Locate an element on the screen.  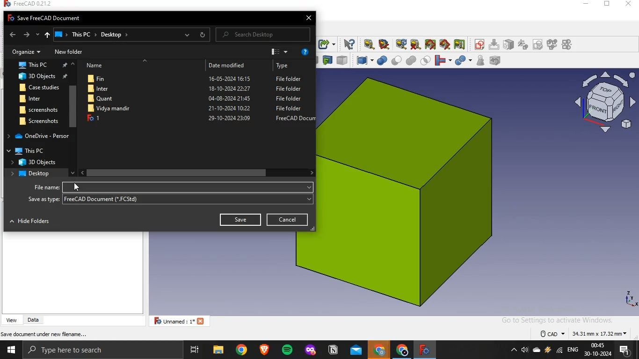
 file is located at coordinates (194, 109).